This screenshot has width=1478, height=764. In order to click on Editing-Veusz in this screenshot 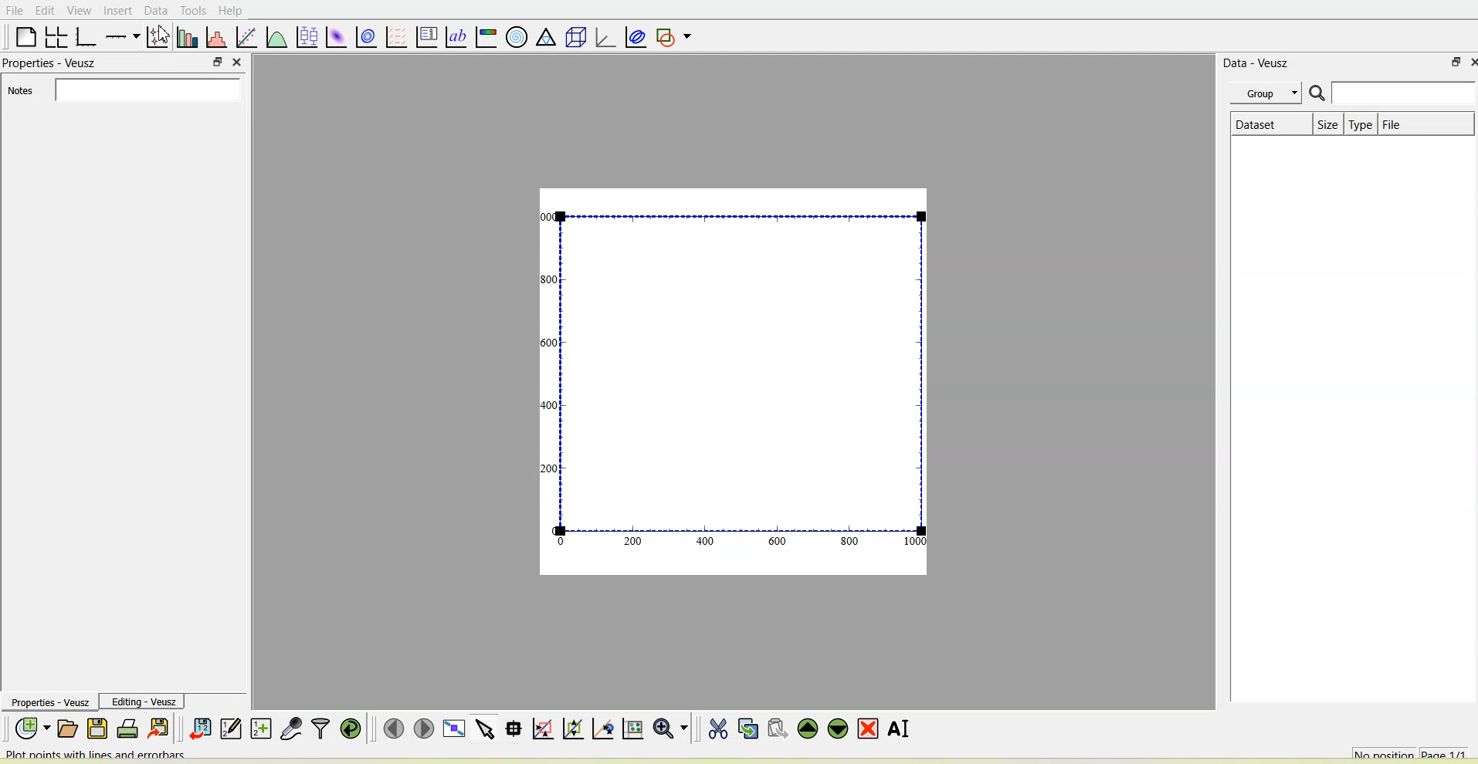, I will do `click(142, 701)`.